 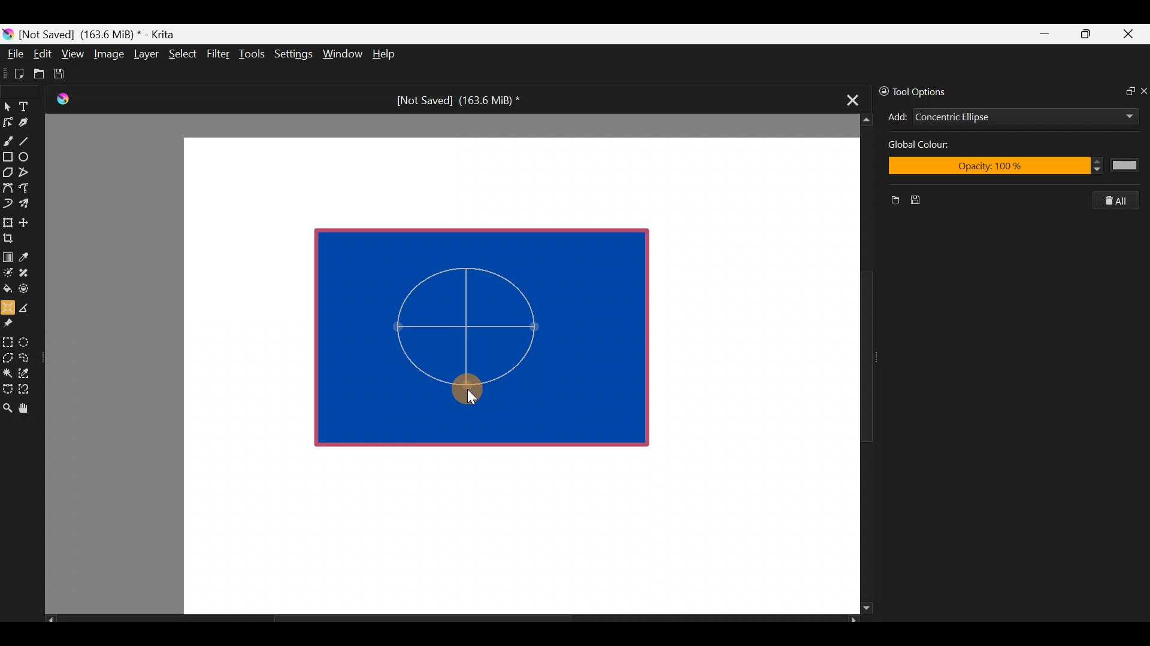 I want to click on Rectangular selection tool, so click(x=10, y=340).